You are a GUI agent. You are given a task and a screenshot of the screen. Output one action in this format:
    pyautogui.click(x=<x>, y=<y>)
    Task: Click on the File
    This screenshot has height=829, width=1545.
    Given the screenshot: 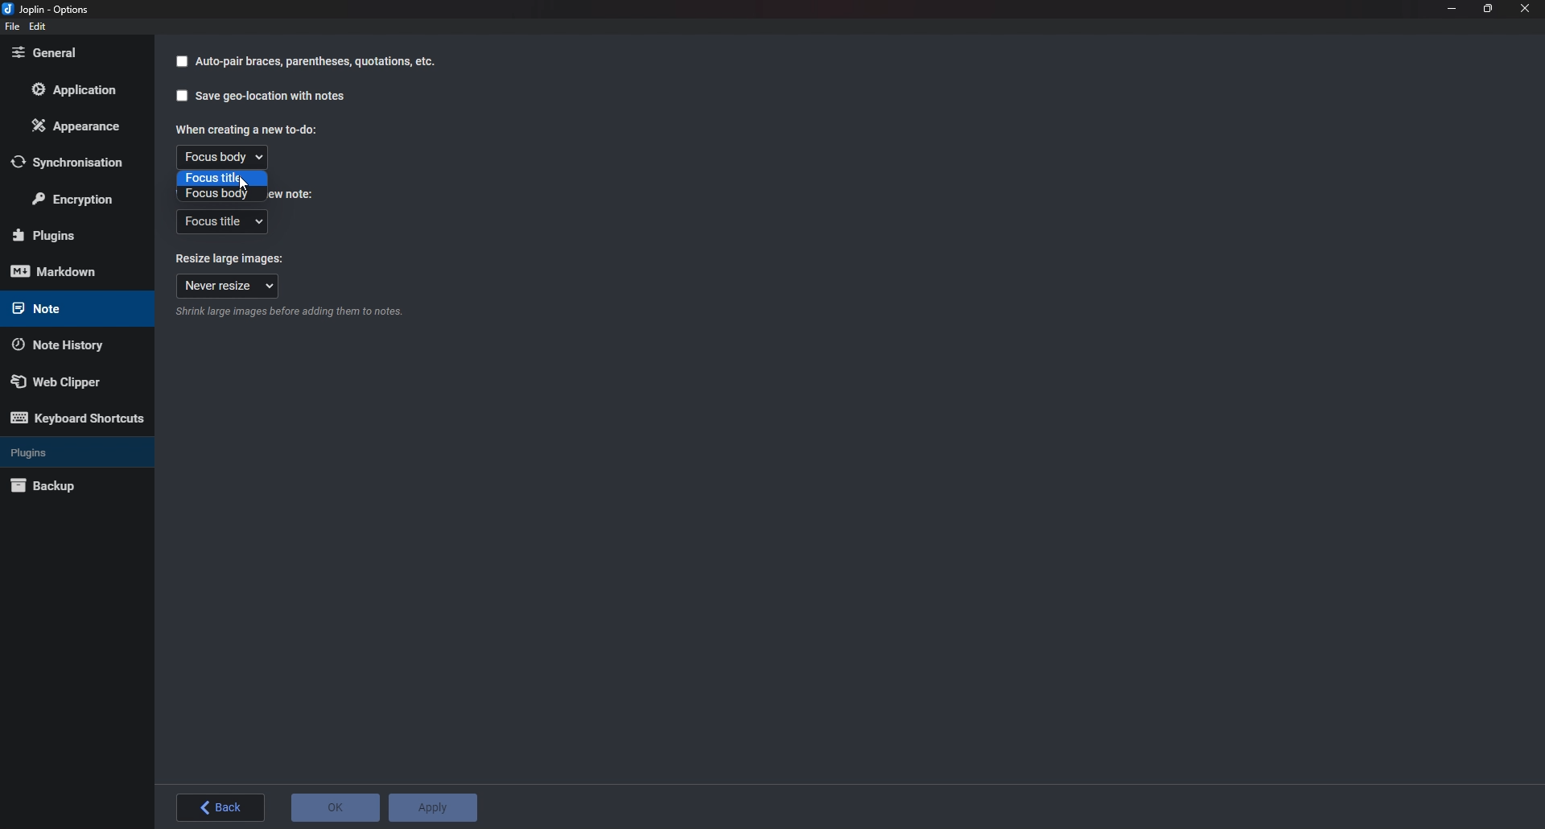 What is the action you would take?
    pyautogui.click(x=12, y=27)
    